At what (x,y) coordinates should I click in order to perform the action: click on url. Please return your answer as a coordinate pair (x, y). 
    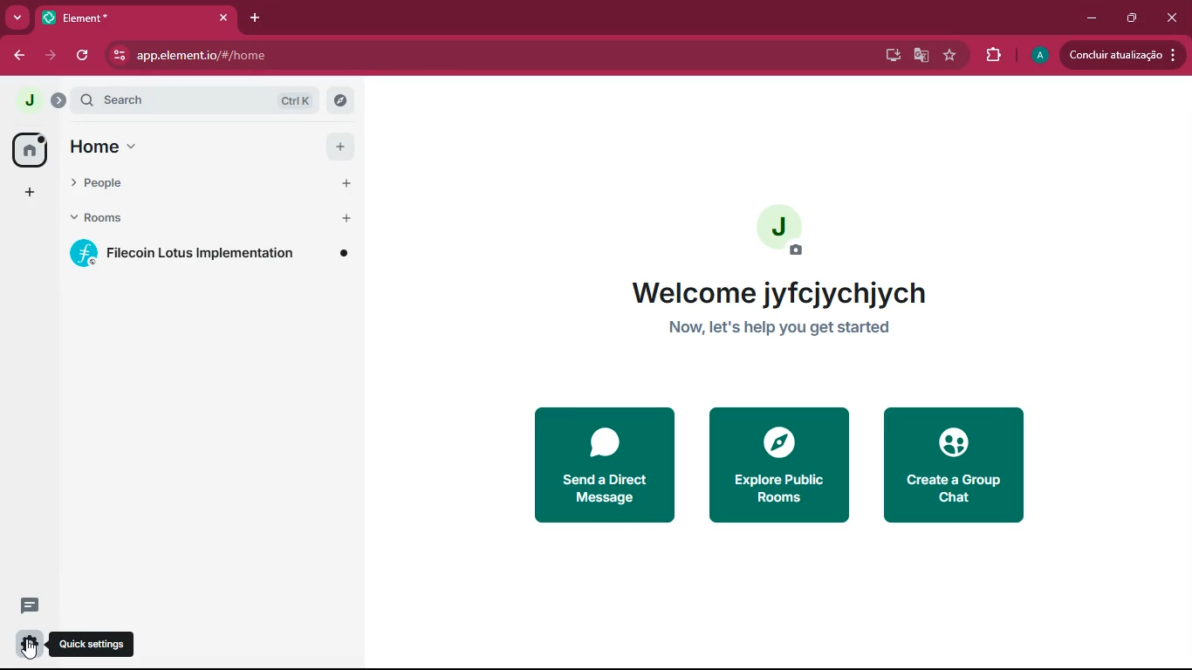
    Looking at the image, I should click on (262, 56).